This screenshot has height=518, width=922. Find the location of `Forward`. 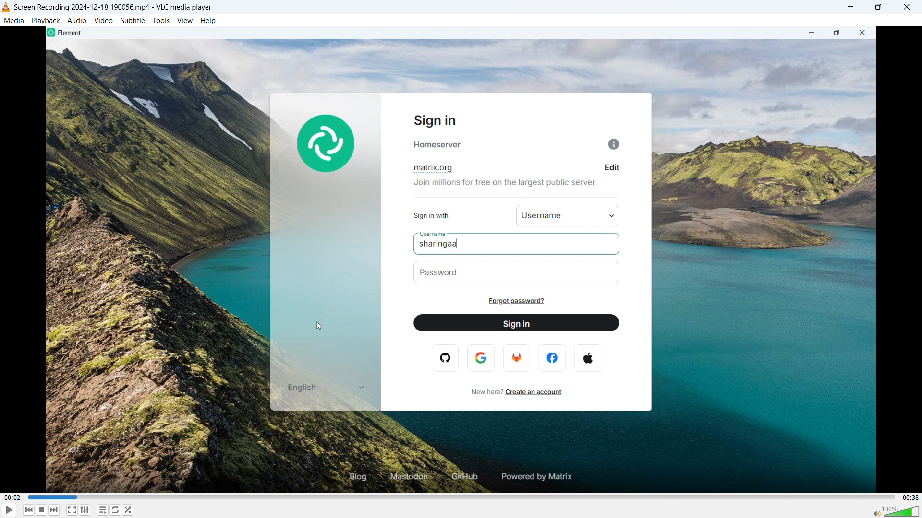

Forward is located at coordinates (55, 510).